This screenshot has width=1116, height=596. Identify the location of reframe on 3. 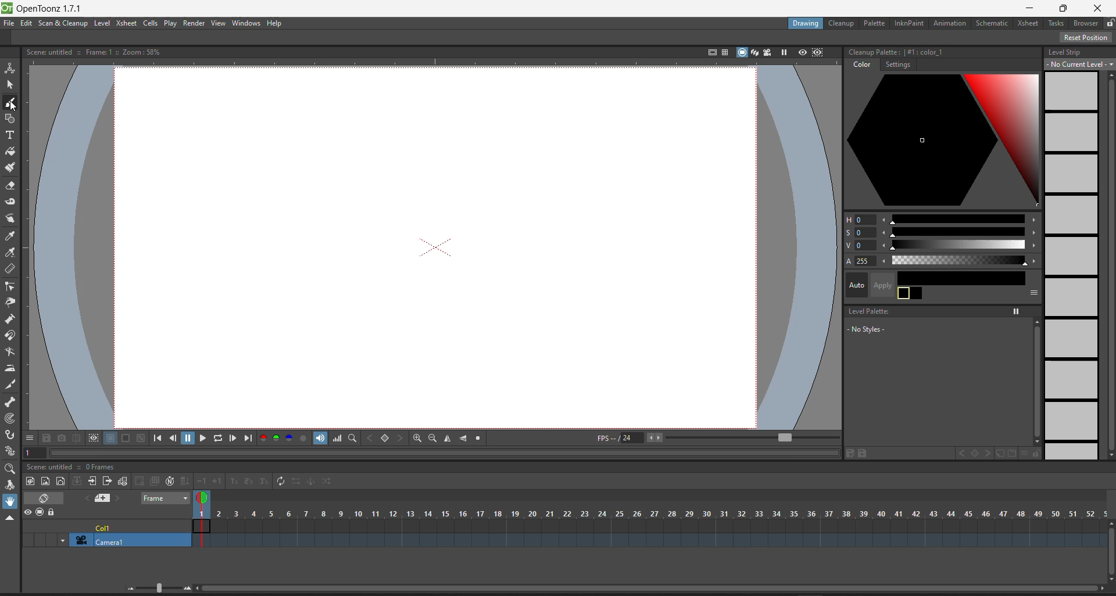
(263, 481).